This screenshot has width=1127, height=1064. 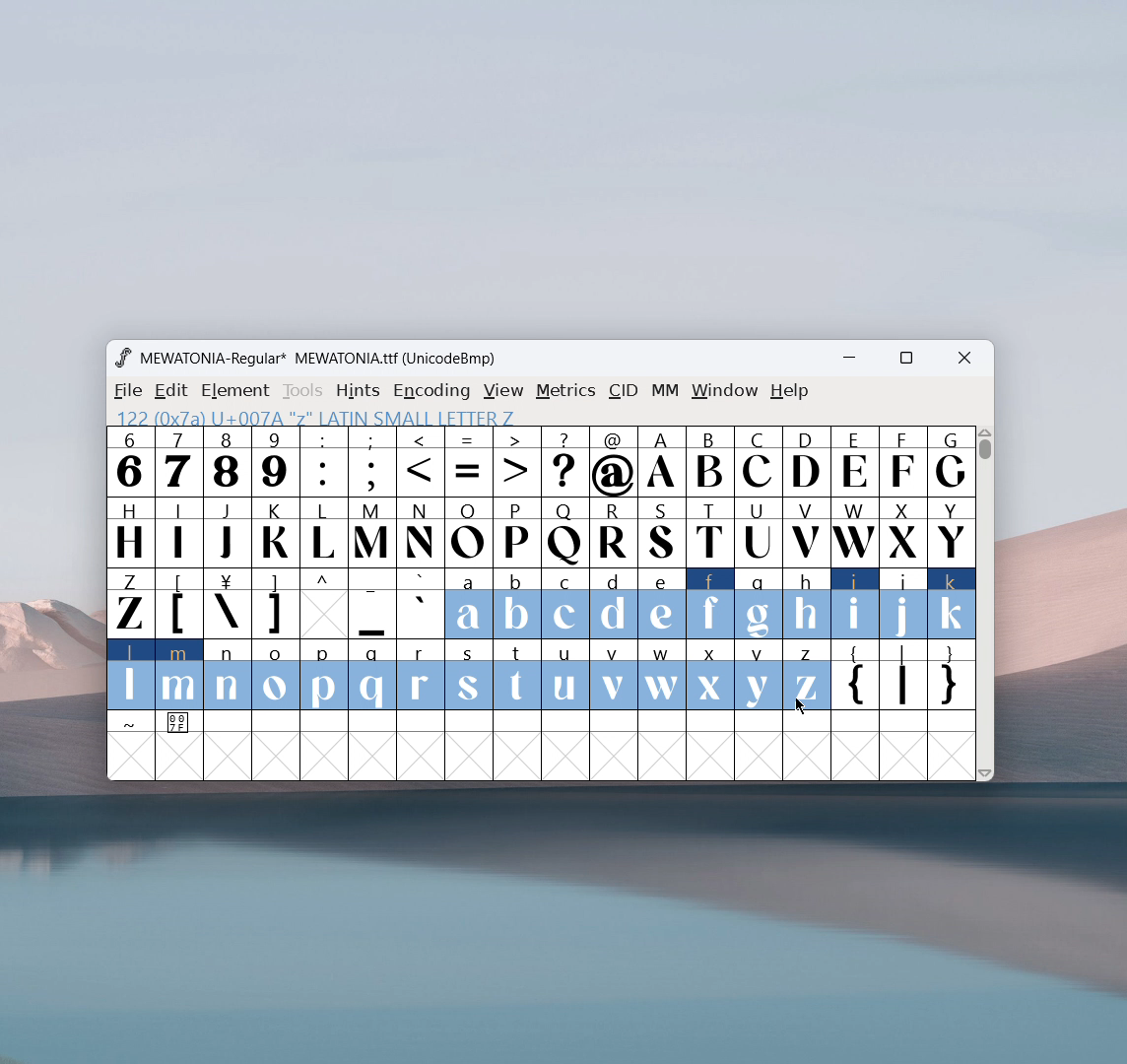 I want to click on f, so click(x=711, y=603).